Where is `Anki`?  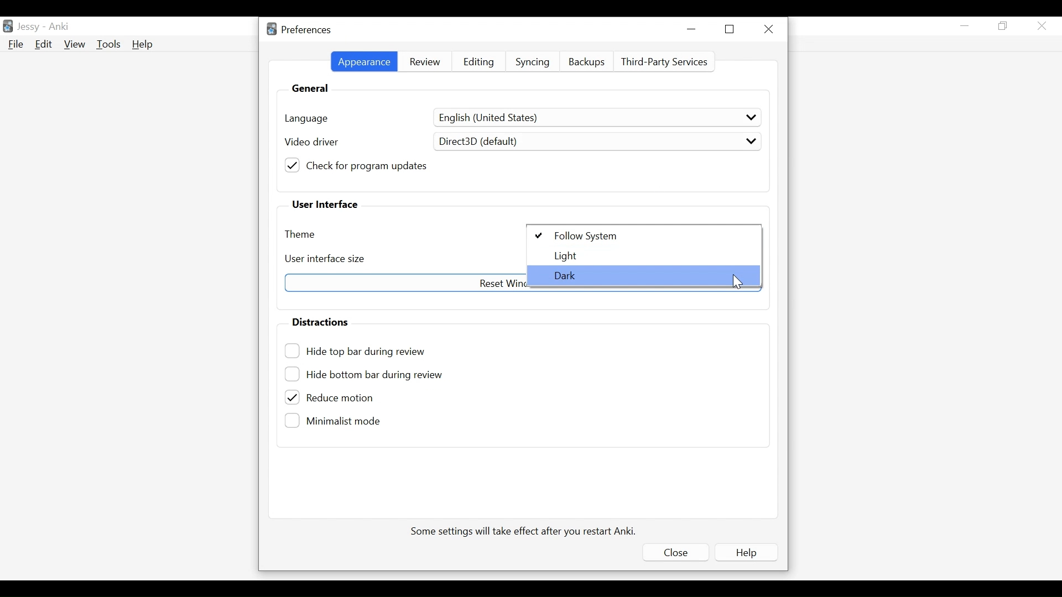 Anki is located at coordinates (60, 27).